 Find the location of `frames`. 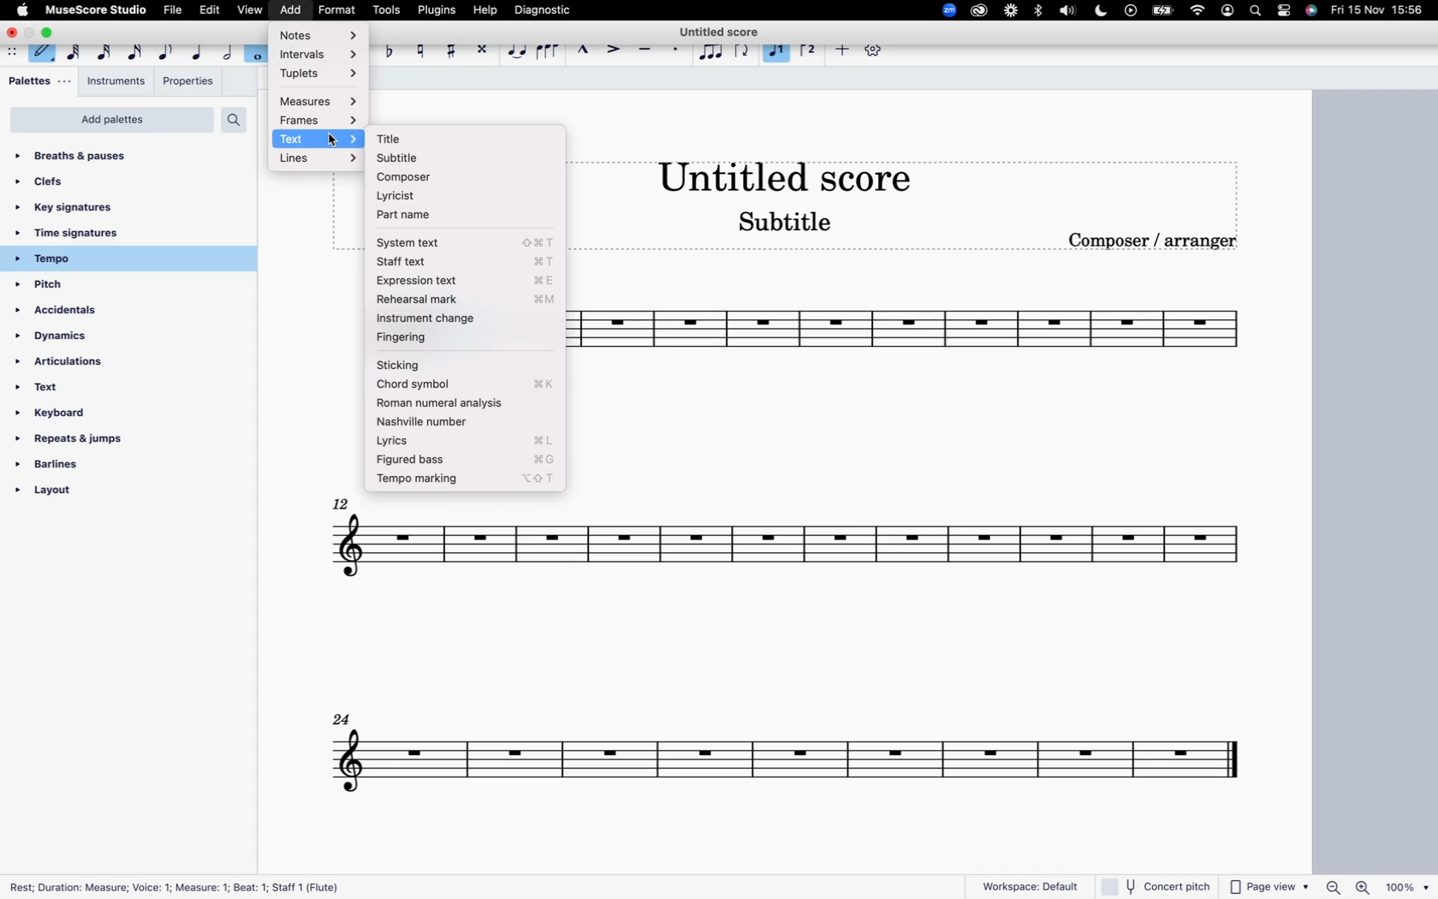

frames is located at coordinates (319, 121).